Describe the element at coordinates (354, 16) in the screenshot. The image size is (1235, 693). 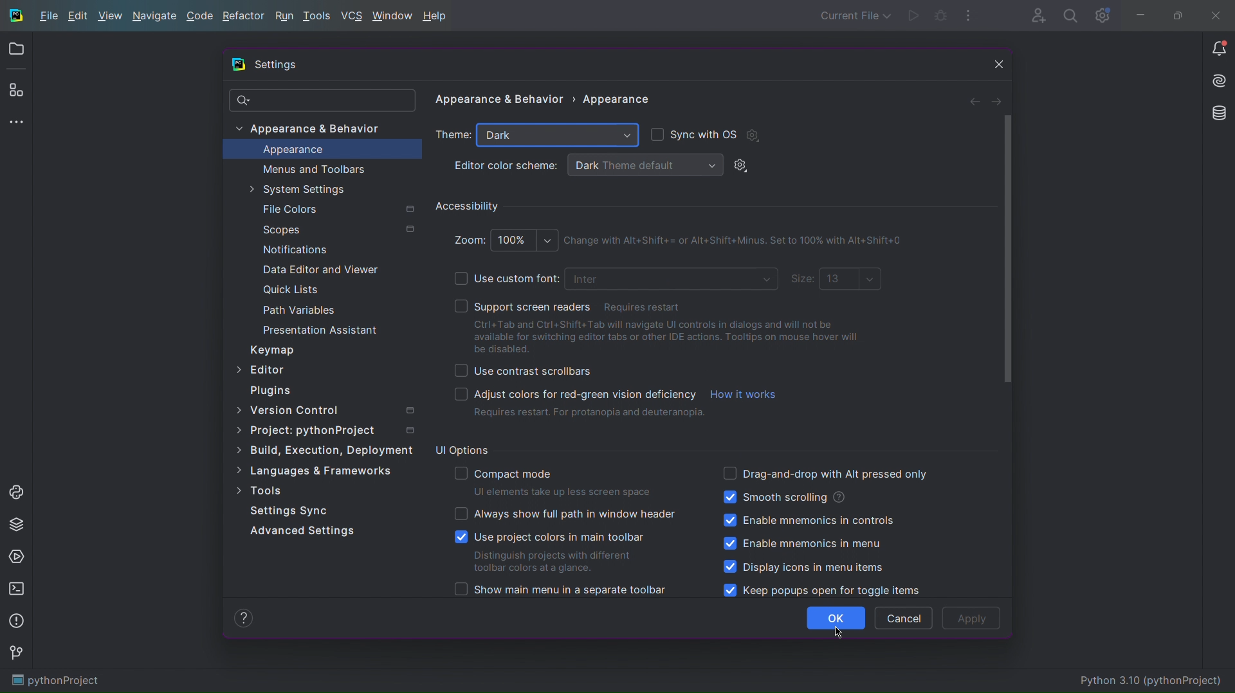
I see `VCS` at that location.